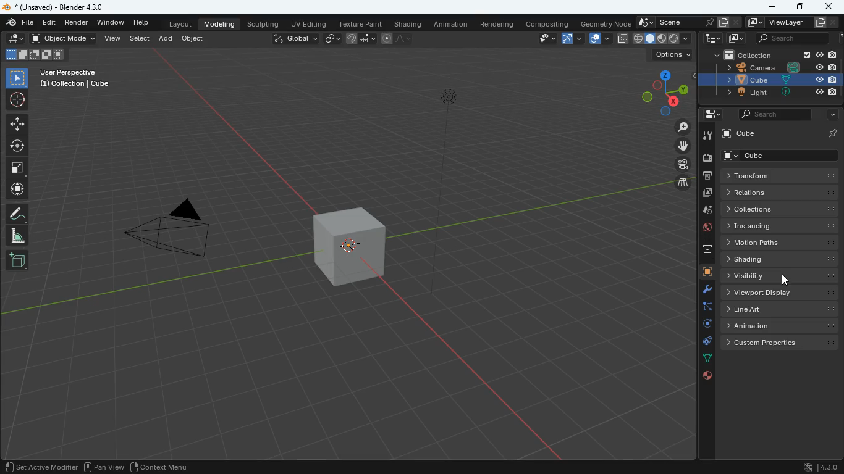  I want to click on more, so click(830, 115).